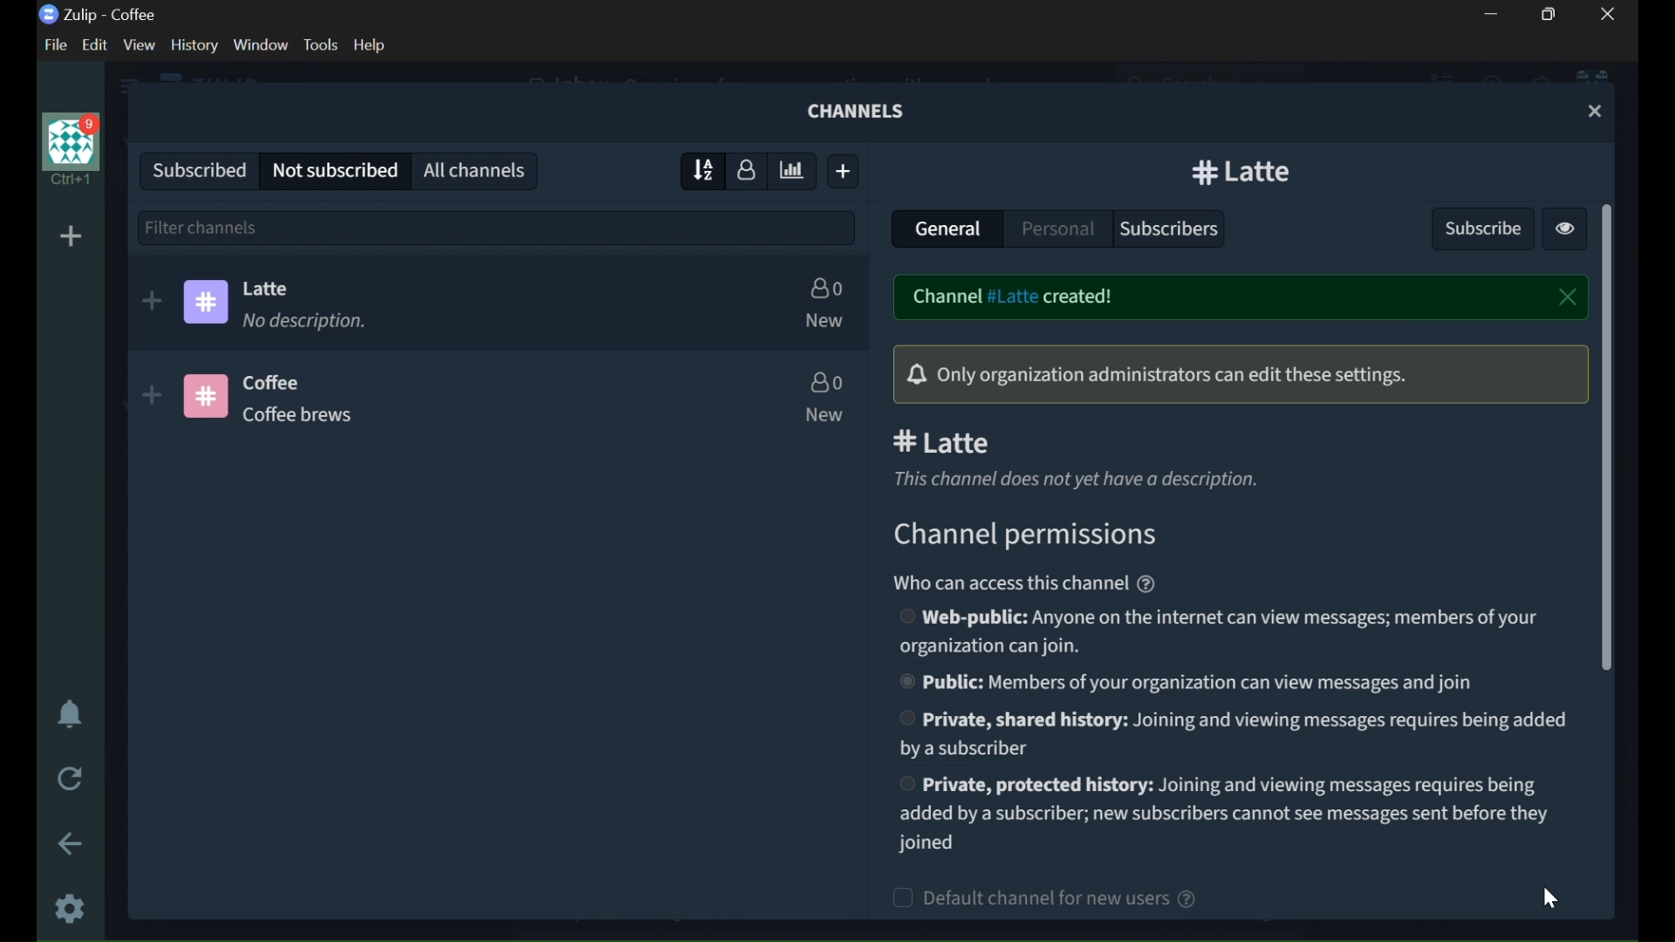 The height and width of the screenshot is (942, 1675). I want to click on ONLY ORGANIZATION ADMINISTRATORS CAN EDIT THESE SETTINGS, so click(1234, 374).